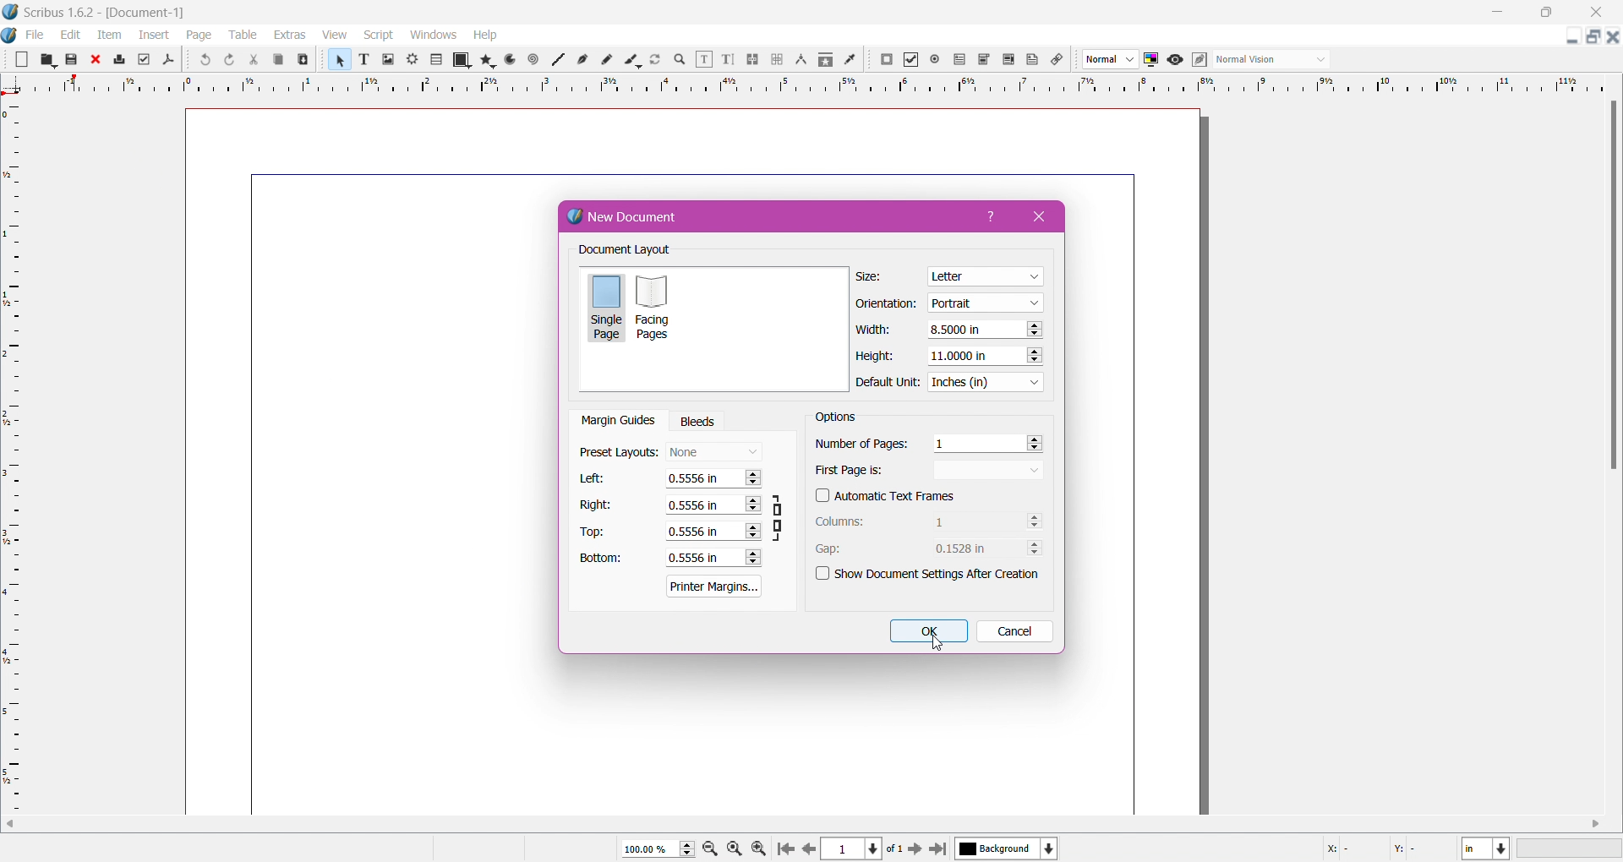  Describe the element at coordinates (872, 274) in the screenshot. I see `size` at that location.